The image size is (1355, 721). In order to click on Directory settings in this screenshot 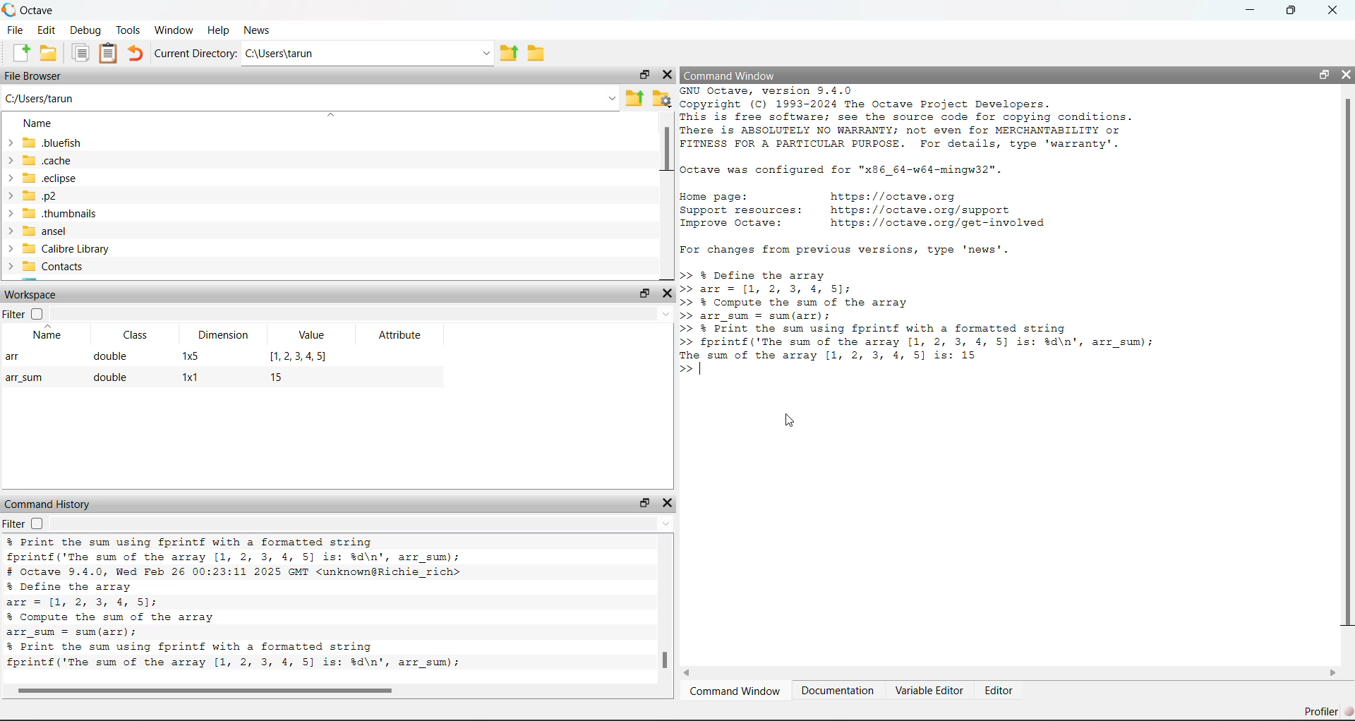, I will do `click(663, 98)`.